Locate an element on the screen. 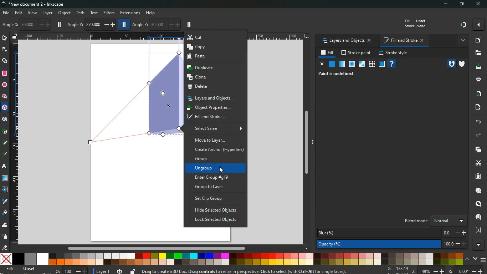 The height and width of the screenshot is (274, 487). twist is located at coordinates (5, 190).